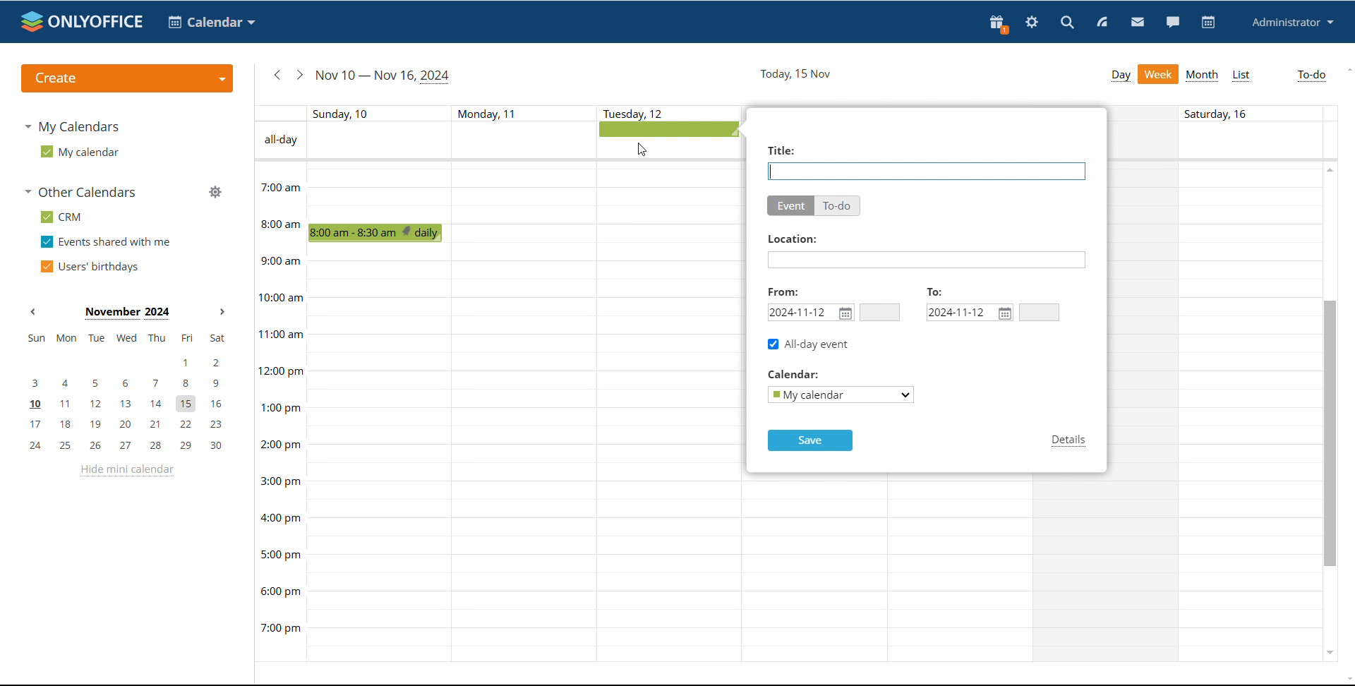 The width and height of the screenshot is (1355, 686). I want to click on text, so click(1224, 116).